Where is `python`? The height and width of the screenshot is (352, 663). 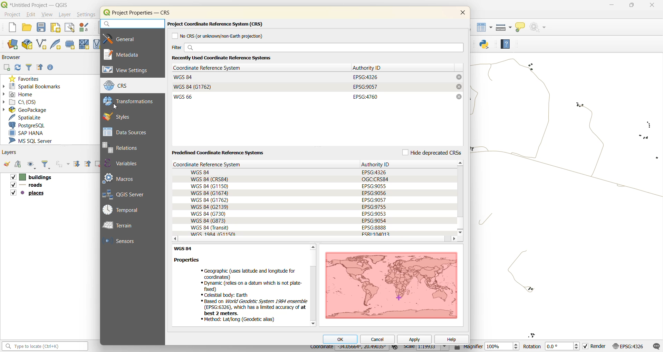
python is located at coordinates (487, 45).